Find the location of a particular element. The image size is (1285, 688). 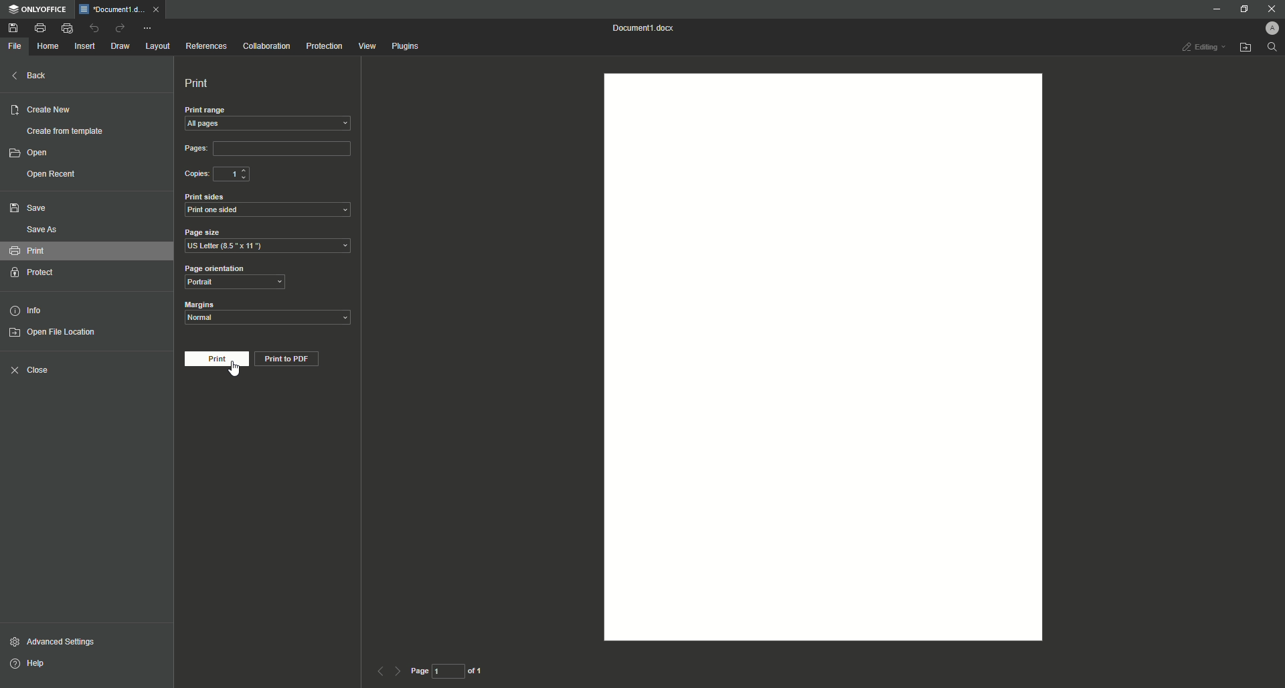

Redo is located at coordinates (122, 29).